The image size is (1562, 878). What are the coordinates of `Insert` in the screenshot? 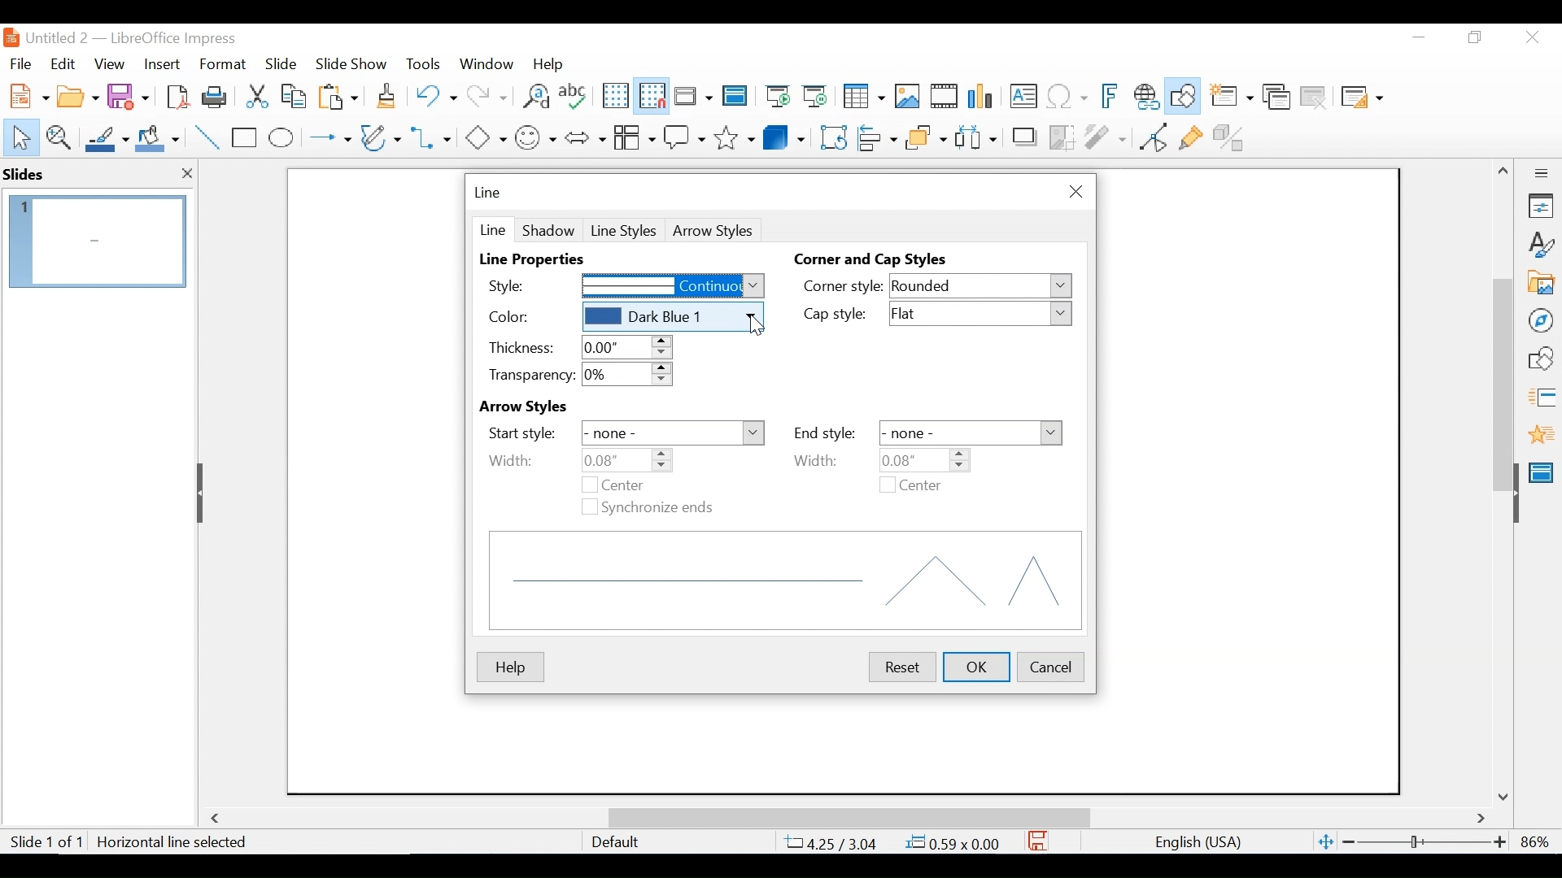 It's located at (160, 64).